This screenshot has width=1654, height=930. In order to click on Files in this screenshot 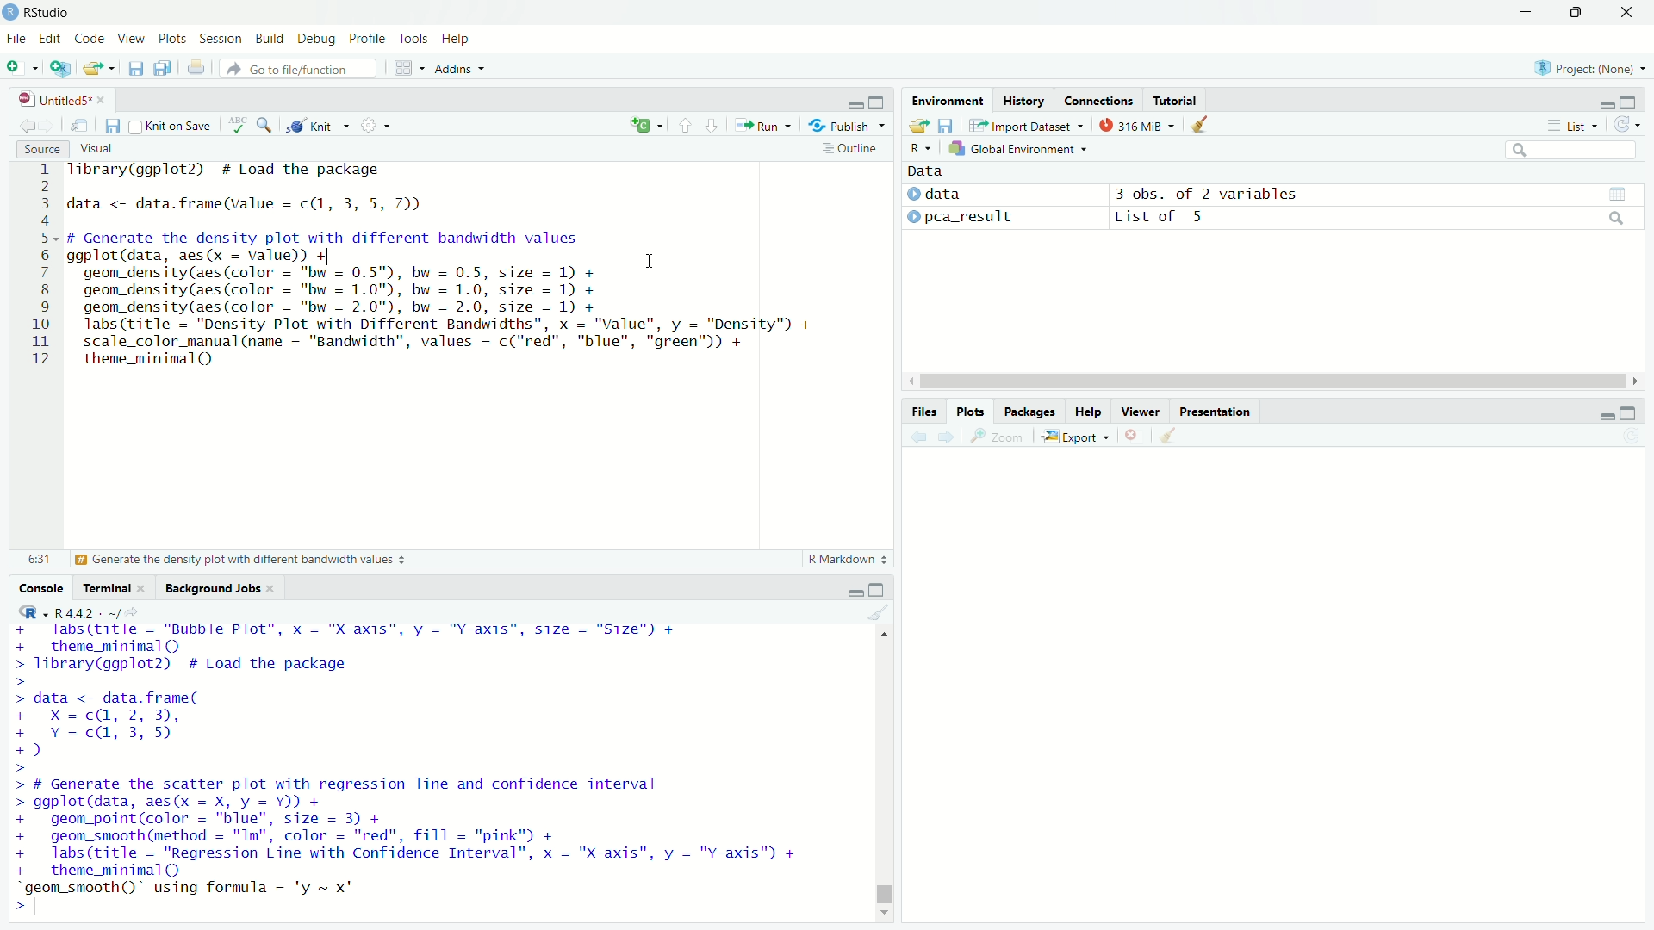, I will do `click(923, 412)`.